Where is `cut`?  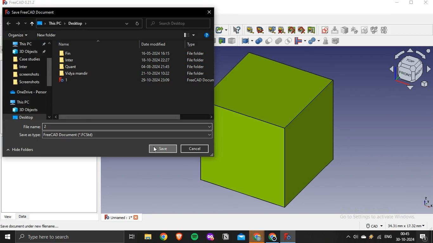
cut is located at coordinates (268, 41).